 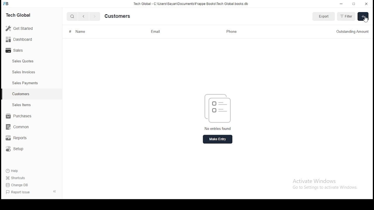 I want to click on make entry, so click(x=218, y=139).